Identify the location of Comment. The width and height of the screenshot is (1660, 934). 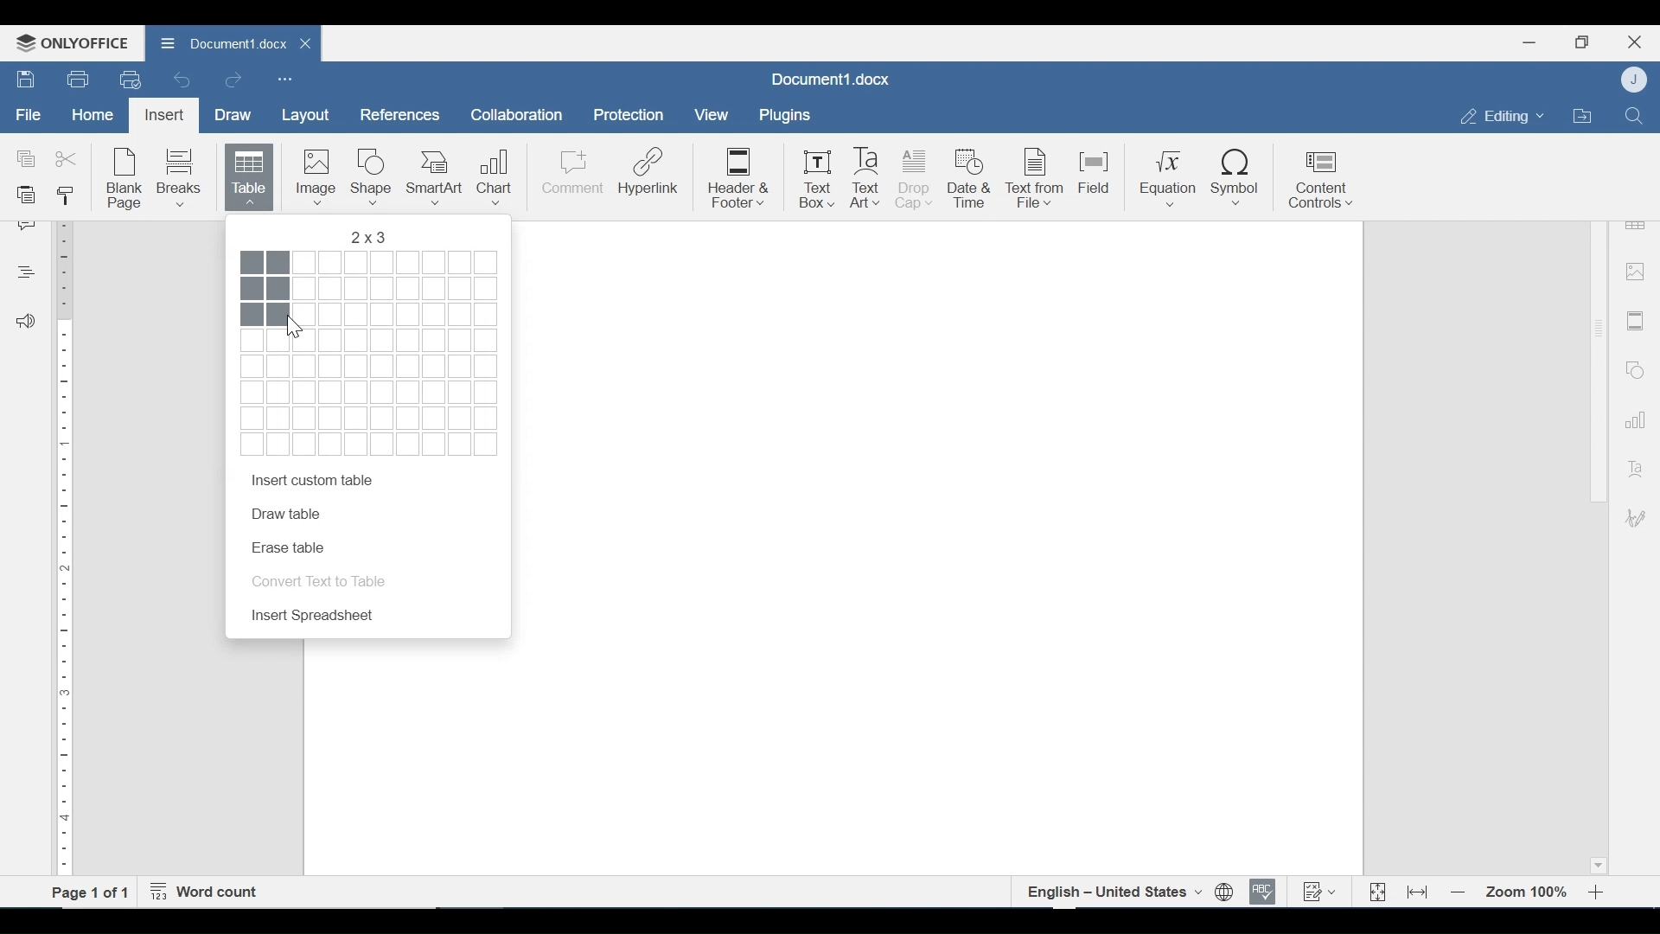
(571, 179).